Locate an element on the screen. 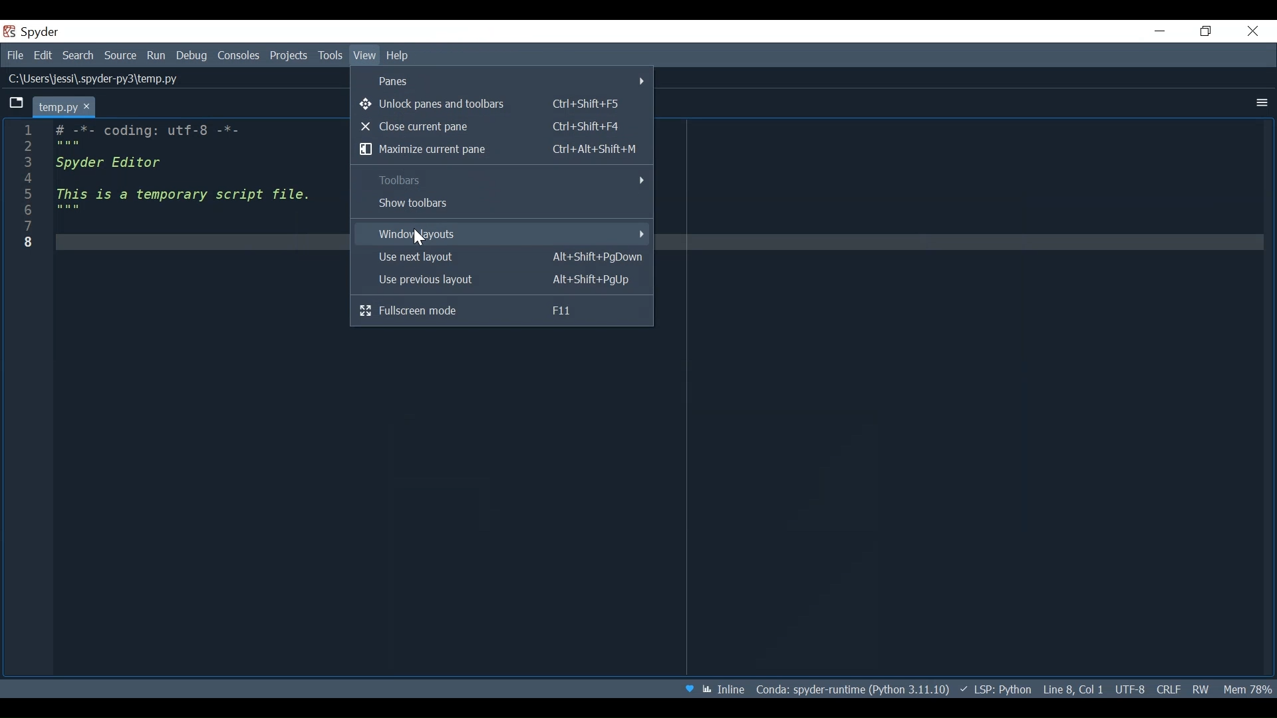 The image size is (1277, 718). File Permissions is located at coordinates (1202, 690).